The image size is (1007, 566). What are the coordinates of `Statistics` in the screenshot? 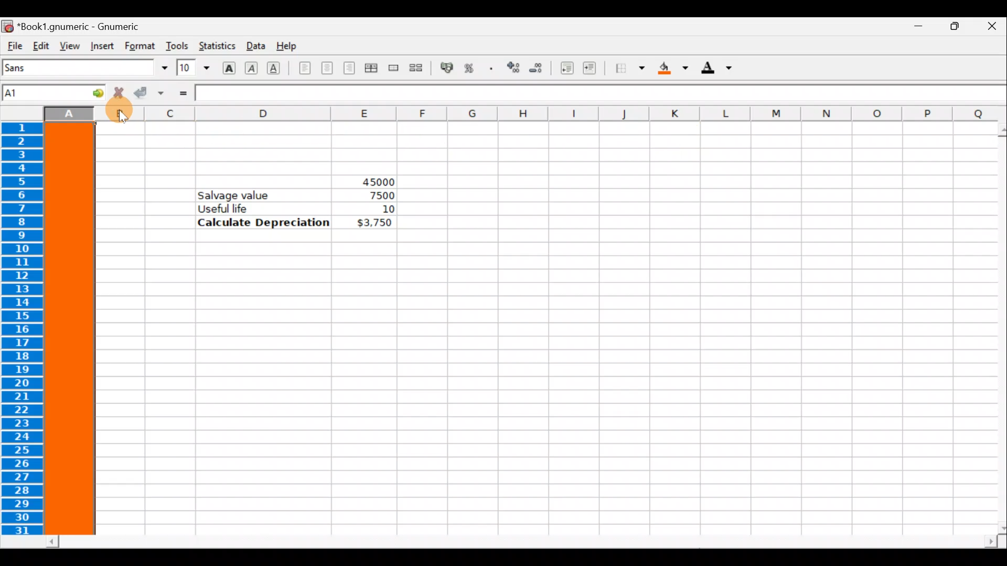 It's located at (216, 47).